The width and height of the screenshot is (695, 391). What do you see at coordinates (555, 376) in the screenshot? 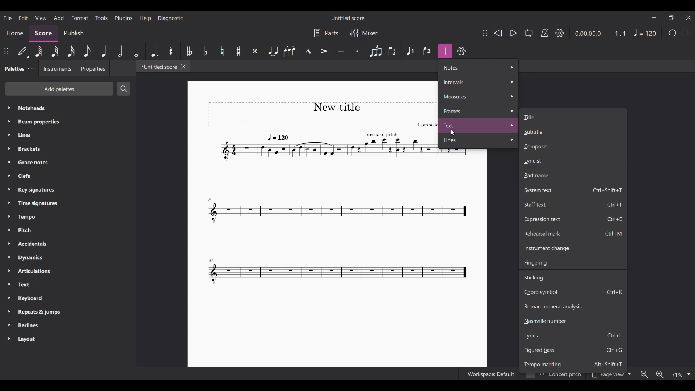
I see `Concert pitch toggle` at bounding box center [555, 376].